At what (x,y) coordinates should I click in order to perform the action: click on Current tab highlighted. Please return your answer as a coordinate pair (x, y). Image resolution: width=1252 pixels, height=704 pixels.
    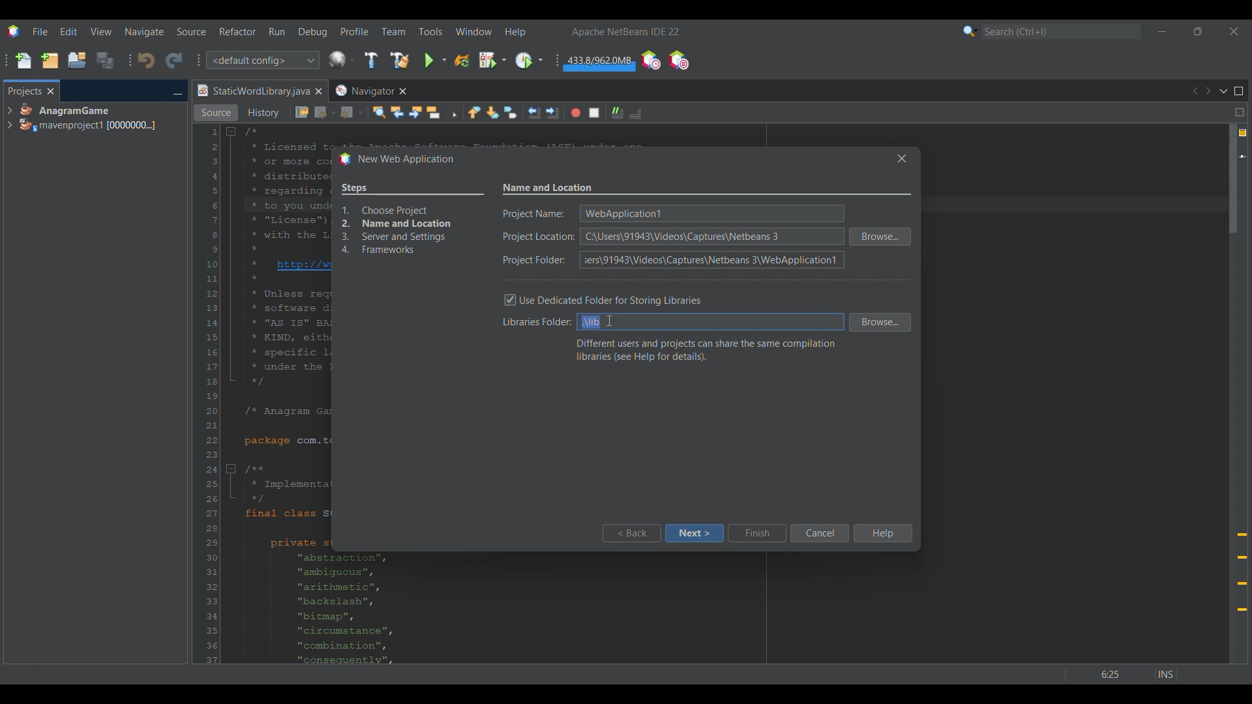
    Looking at the image, I should click on (252, 91).